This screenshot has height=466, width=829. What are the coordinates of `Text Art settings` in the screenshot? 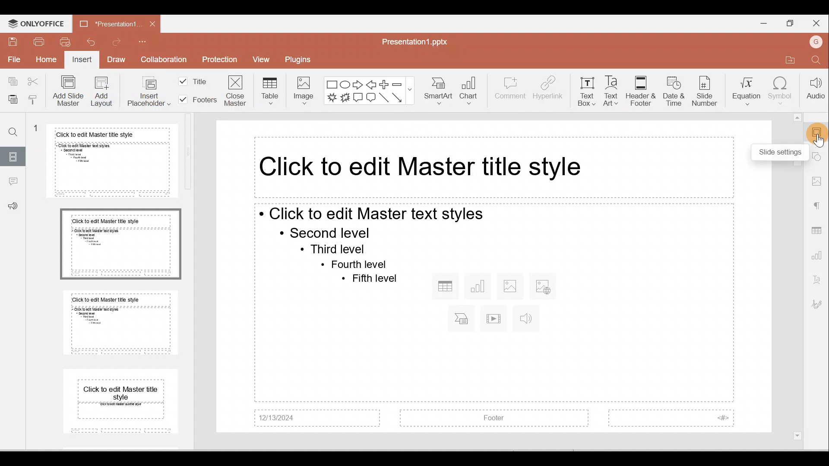 It's located at (818, 280).